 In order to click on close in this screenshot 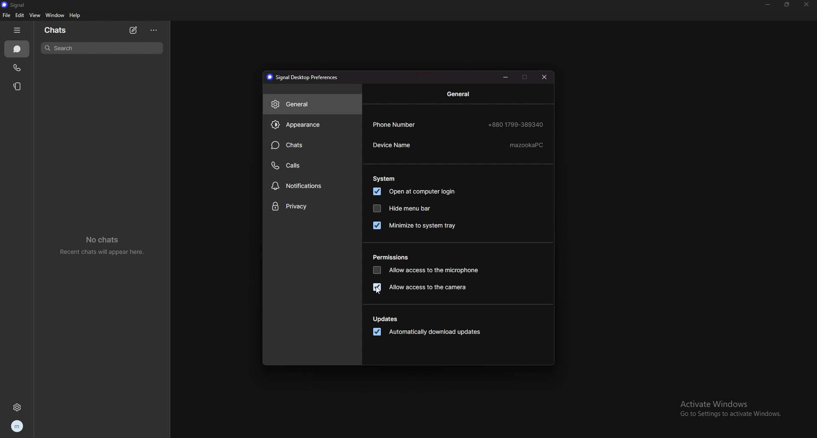, I will do `click(545, 77)`.